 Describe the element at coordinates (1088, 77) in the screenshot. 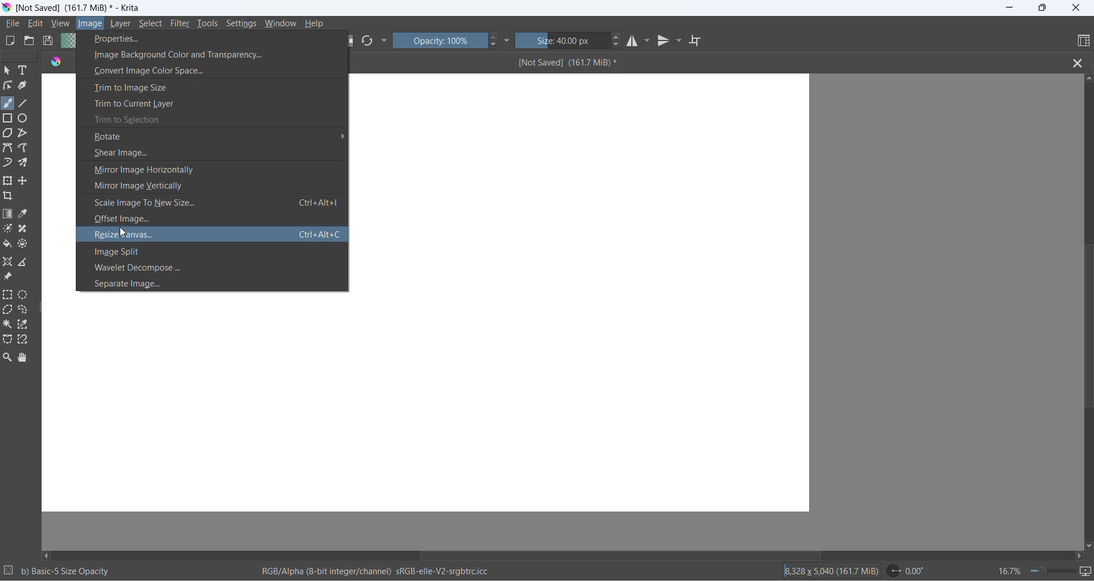

I see `scroll up button` at that location.